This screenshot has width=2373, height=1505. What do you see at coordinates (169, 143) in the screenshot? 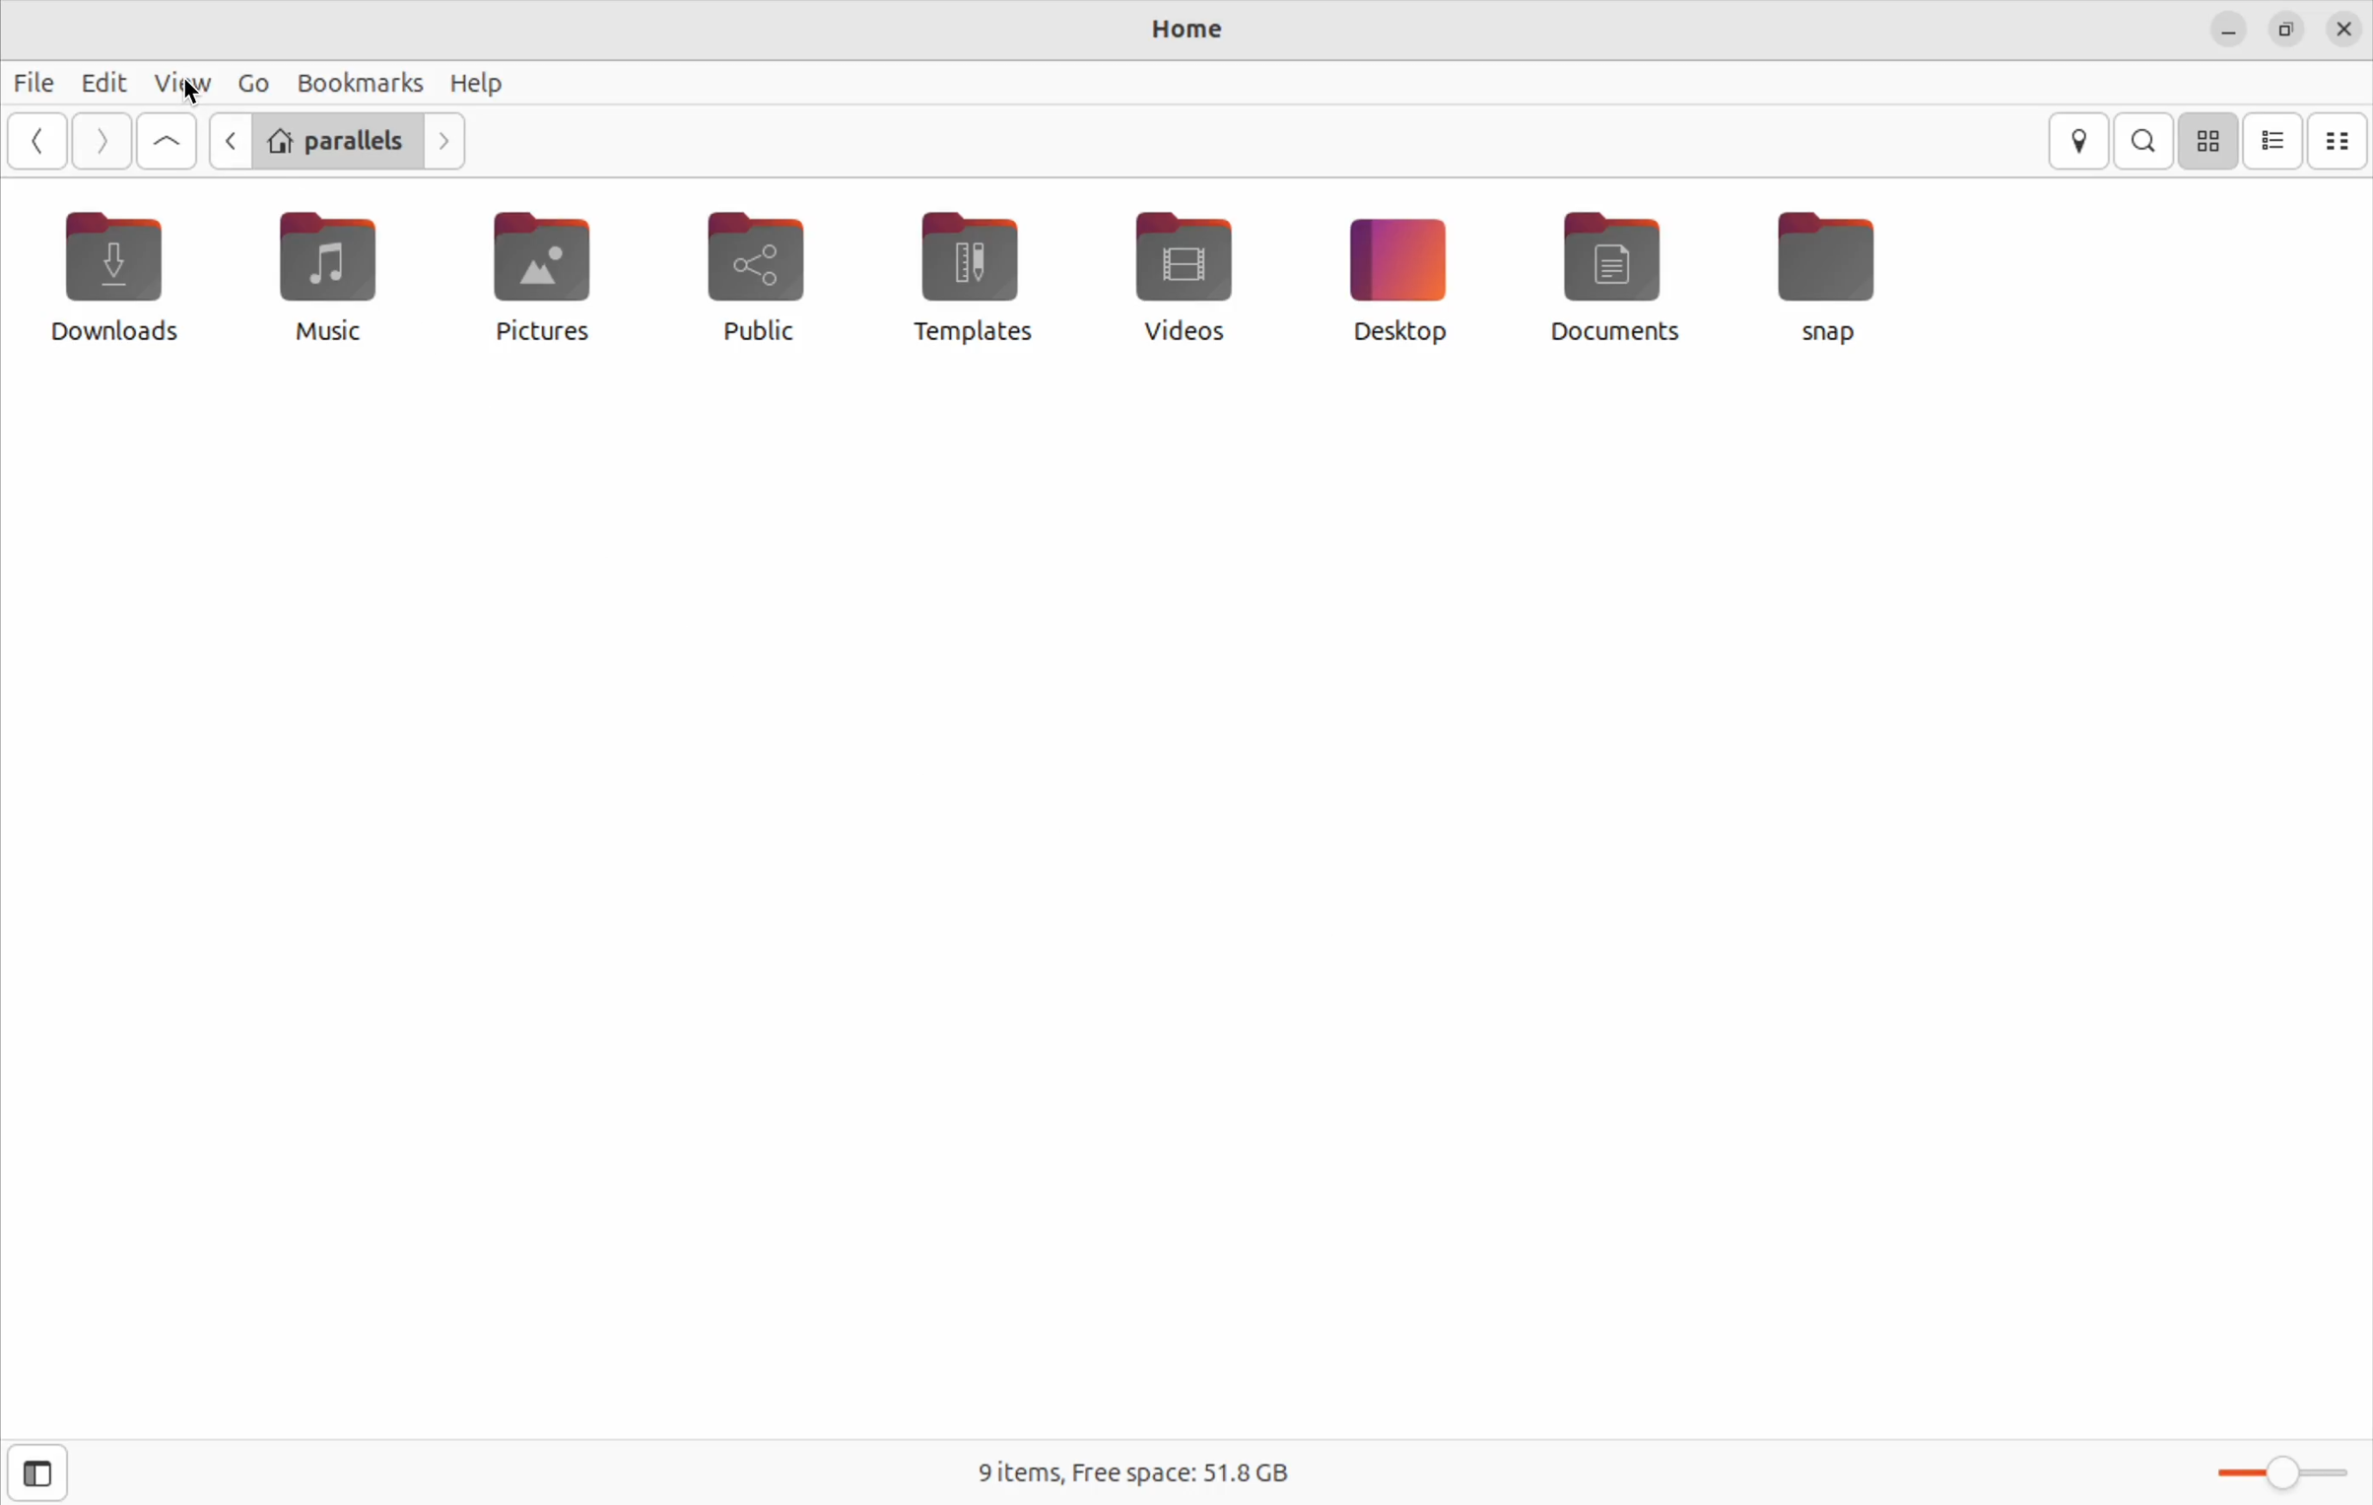
I see `Go to first page` at bounding box center [169, 143].